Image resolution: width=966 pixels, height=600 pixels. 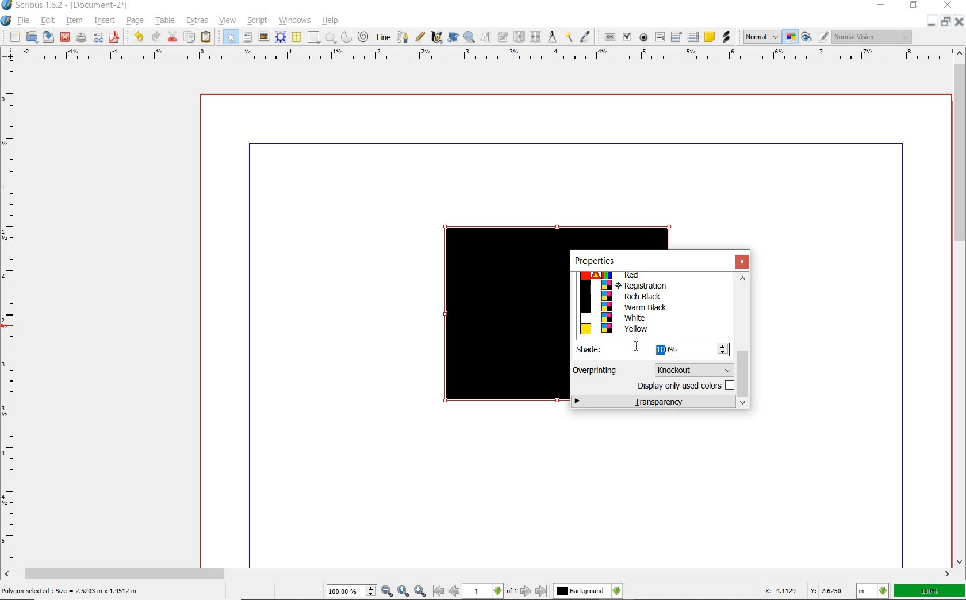 What do you see at coordinates (264, 37) in the screenshot?
I see `image frame` at bounding box center [264, 37].